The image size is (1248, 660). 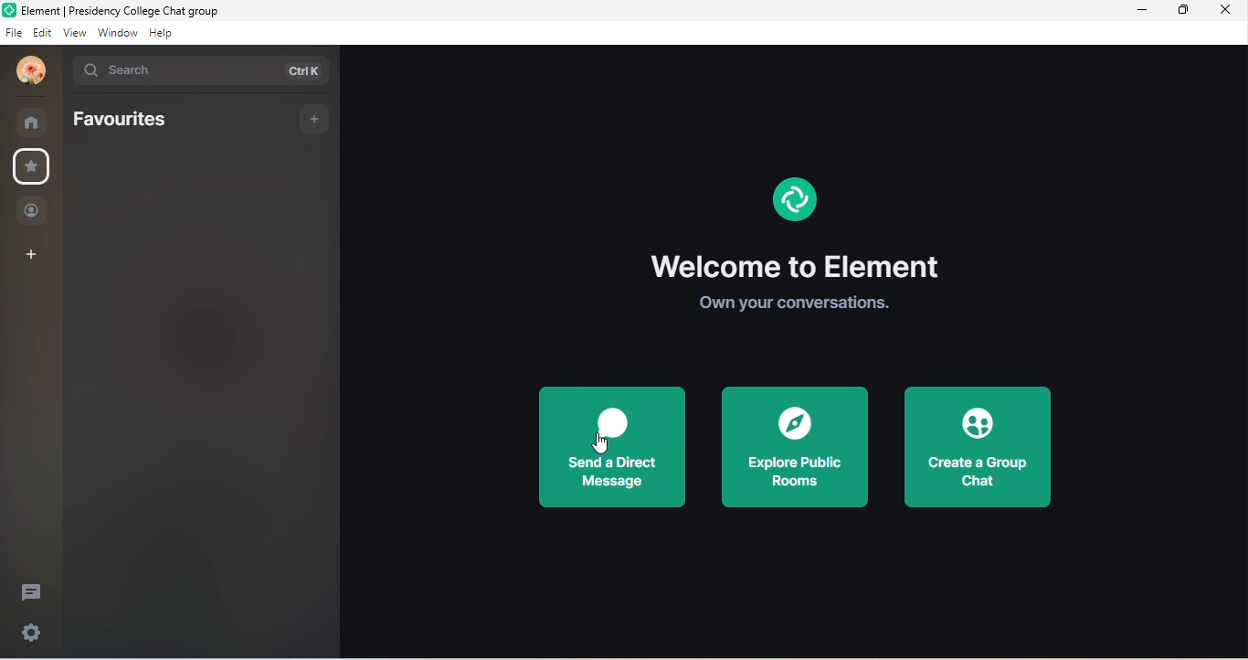 I want to click on create a space, so click(x=32, y=255).